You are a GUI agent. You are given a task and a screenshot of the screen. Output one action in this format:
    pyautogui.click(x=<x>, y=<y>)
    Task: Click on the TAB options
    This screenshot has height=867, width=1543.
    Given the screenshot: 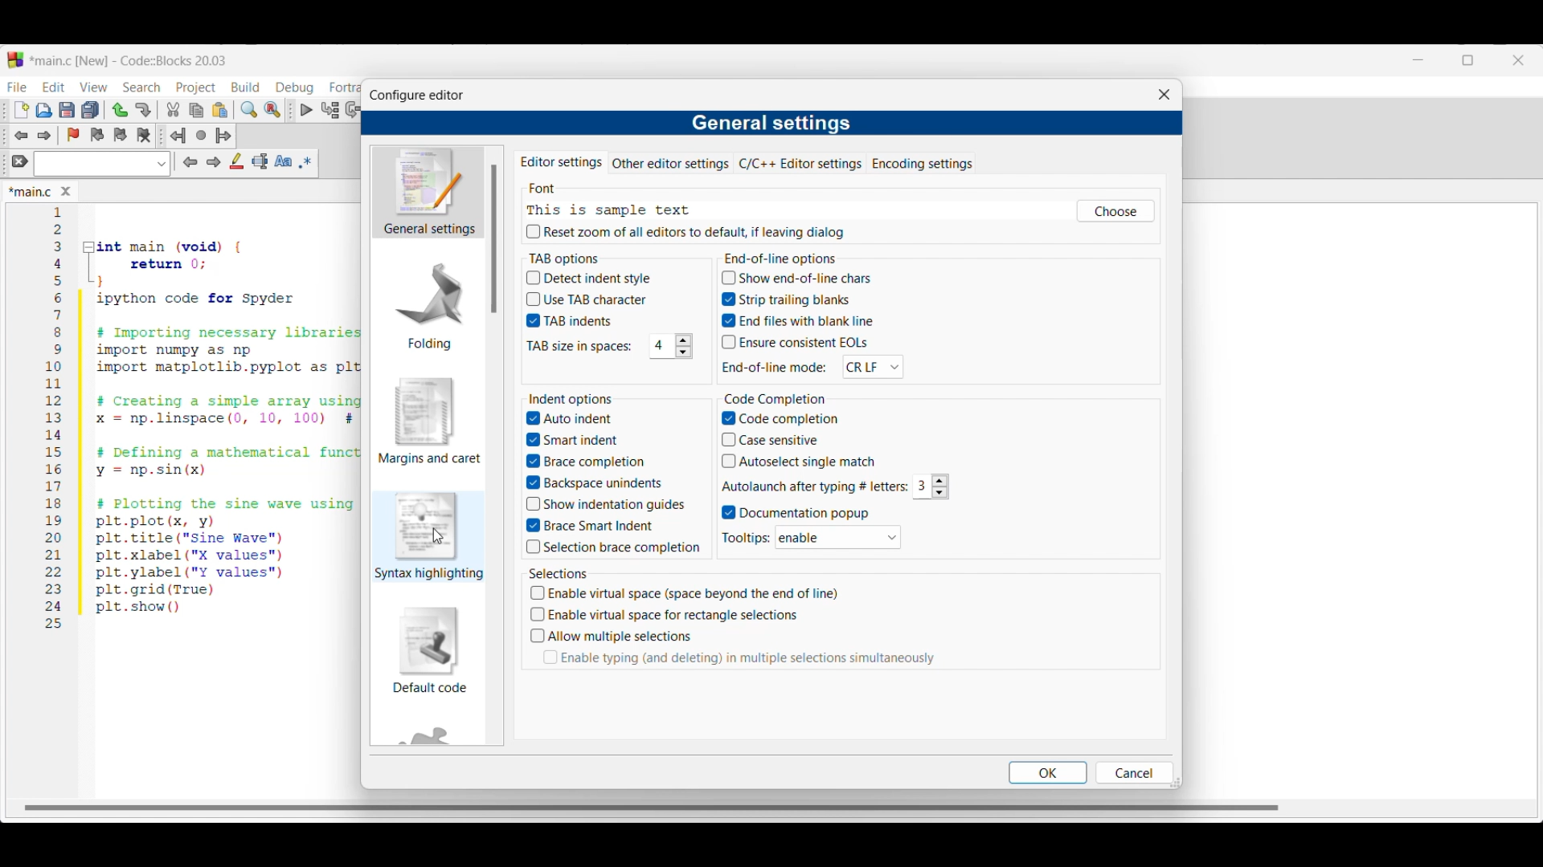 What is the action you would take?
    pyautogui.click(x=576, y=257)
    